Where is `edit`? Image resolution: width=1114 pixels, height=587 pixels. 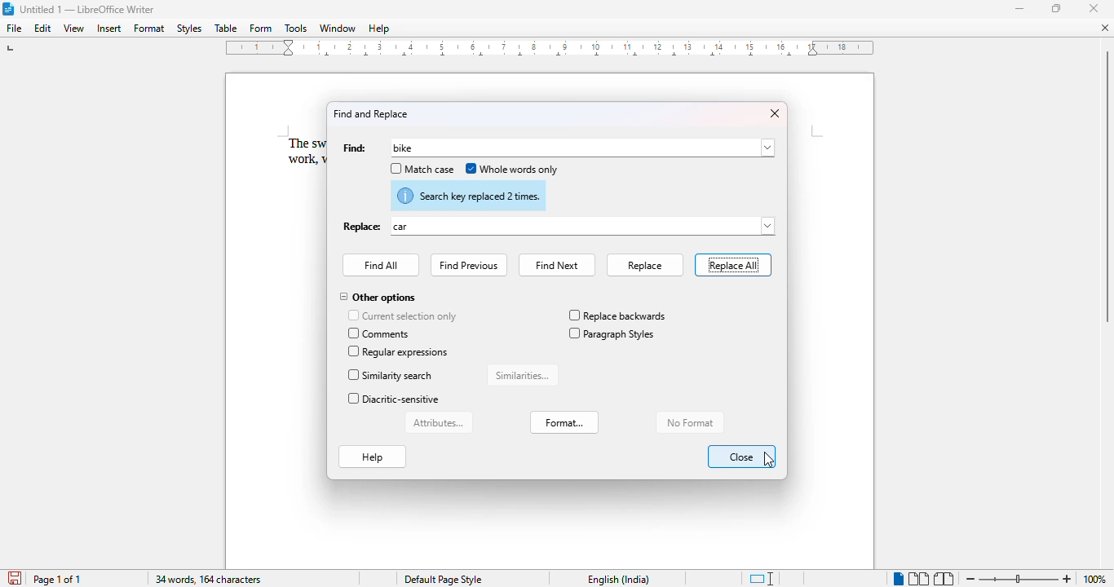
edit is located at coordinates (43, 28).